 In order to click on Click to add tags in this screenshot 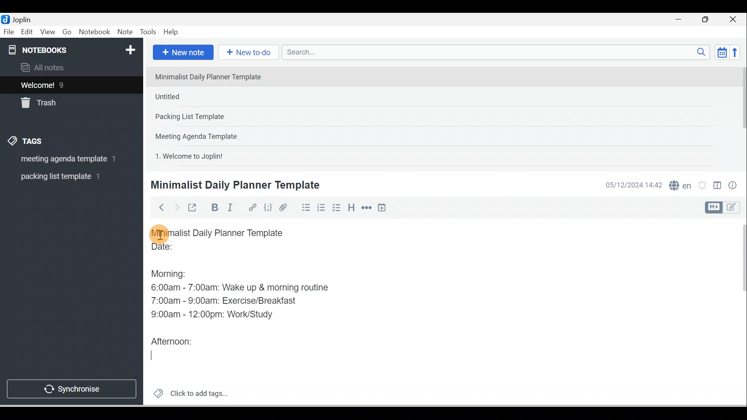, I will do `click(188, 392)`.